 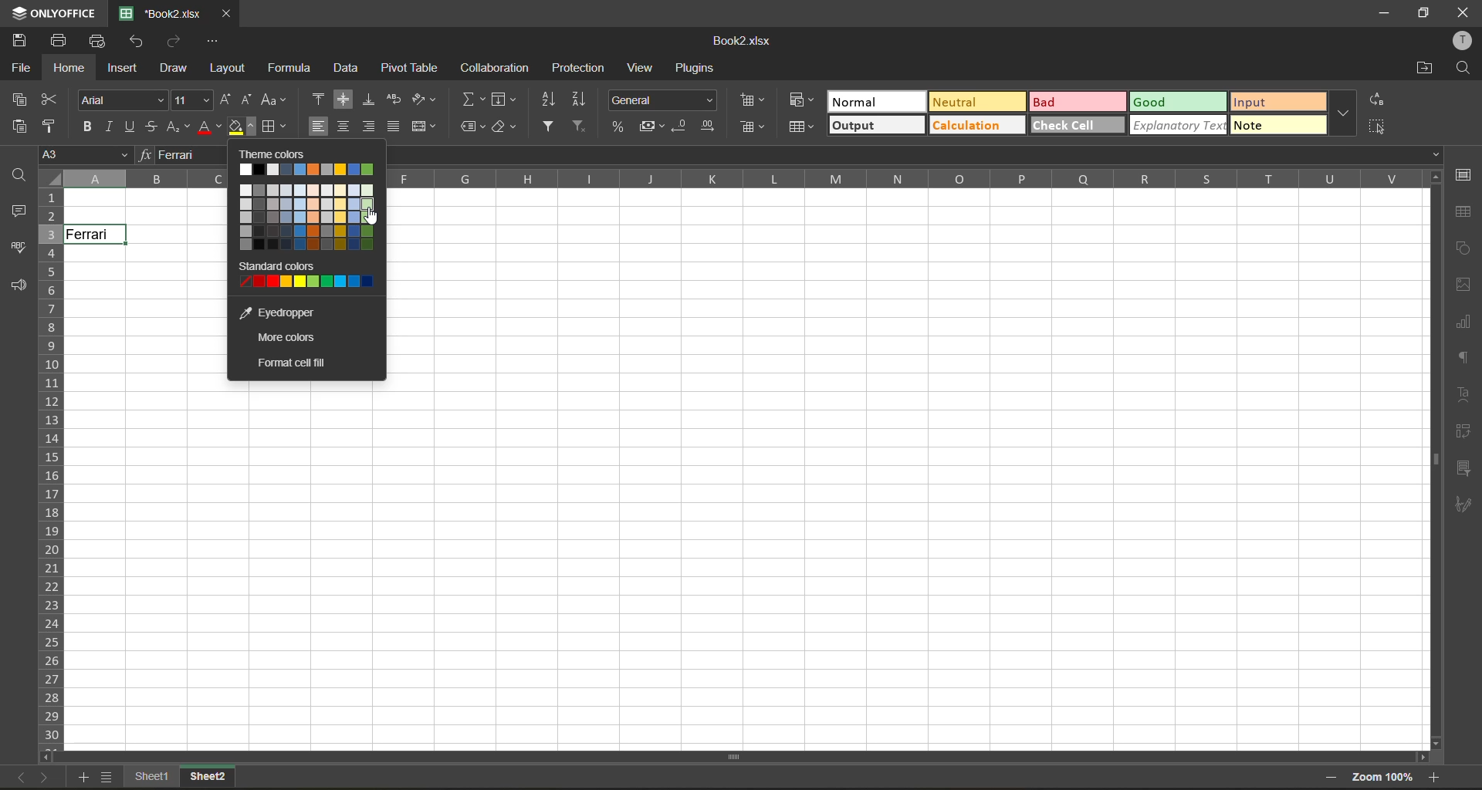 What do you see at coordinates (423, 100) in the screenshot?
I see `orientation` at bounding box center [423, 100].